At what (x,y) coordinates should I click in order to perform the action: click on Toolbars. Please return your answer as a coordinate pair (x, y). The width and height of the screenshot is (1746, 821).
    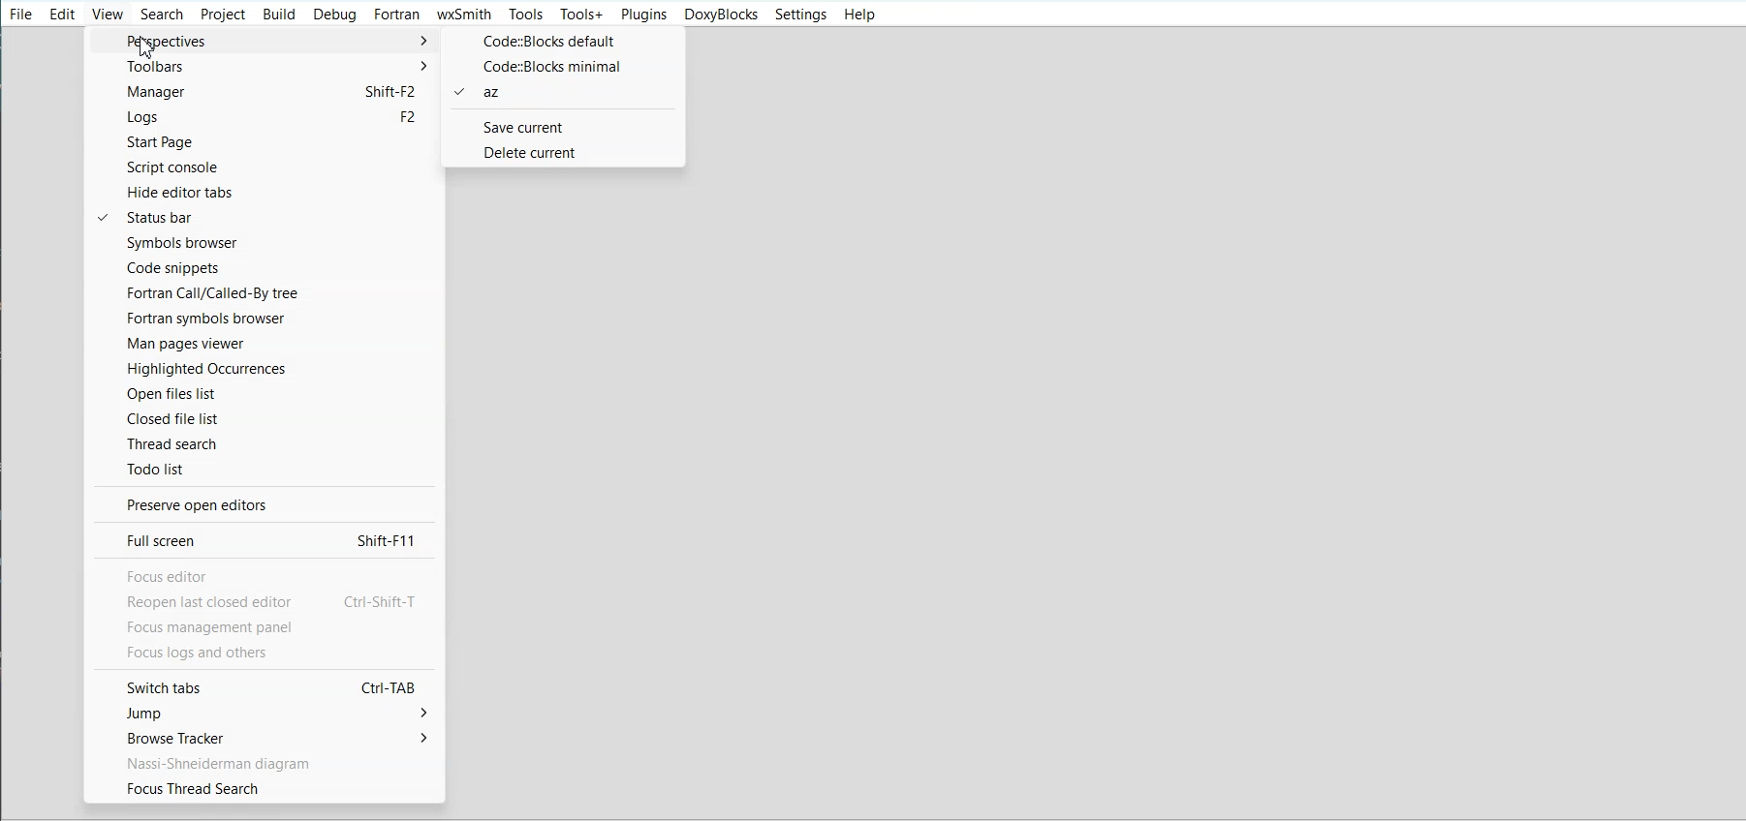
    Looking at the image, I should click on (265, 68).